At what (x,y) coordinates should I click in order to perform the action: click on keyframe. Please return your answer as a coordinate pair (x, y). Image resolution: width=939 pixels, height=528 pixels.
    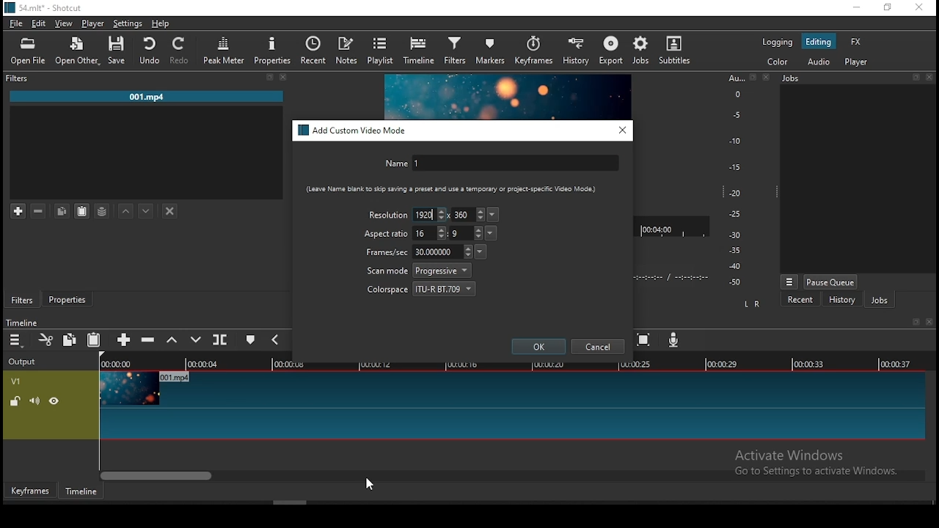
    Looking at the image, I should click on (30, 491).